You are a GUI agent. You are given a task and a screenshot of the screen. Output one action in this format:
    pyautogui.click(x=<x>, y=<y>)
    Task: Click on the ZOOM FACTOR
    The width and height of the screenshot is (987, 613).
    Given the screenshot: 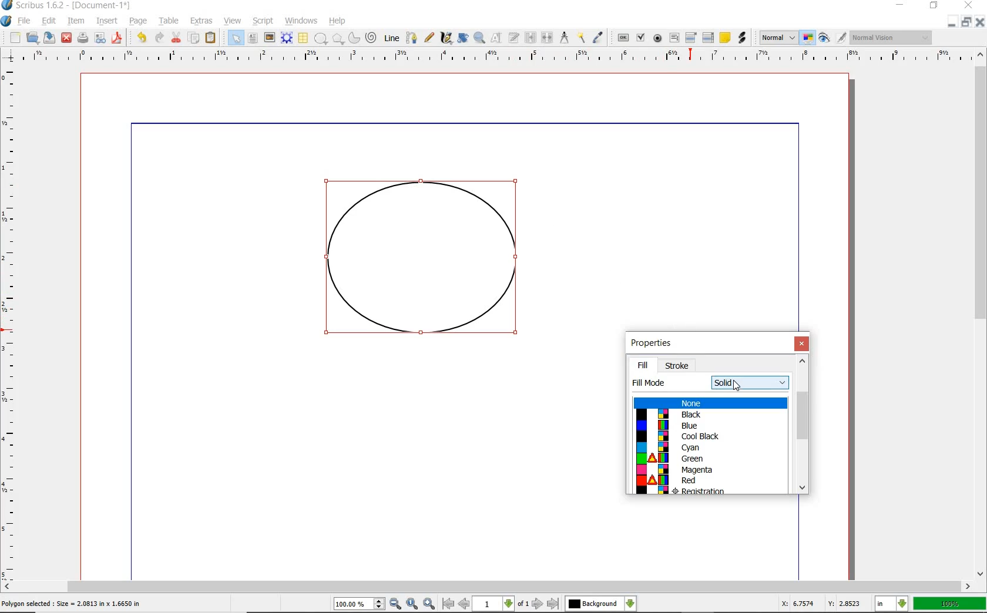 What is the action you would take?
    pyautogui.click(x=949, y=604)
    